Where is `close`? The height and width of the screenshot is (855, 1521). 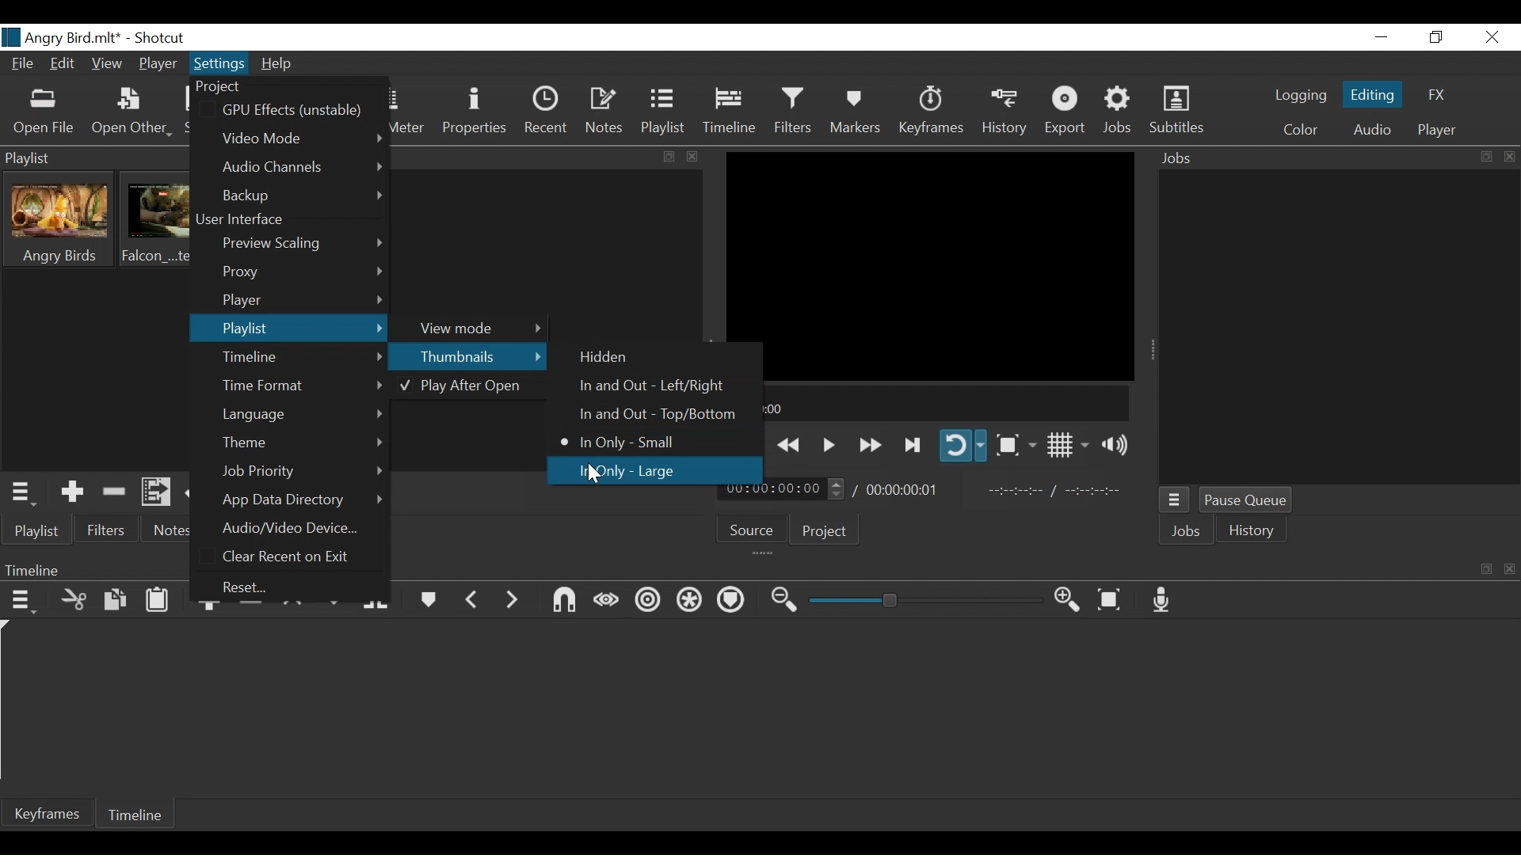 close is located at coordinates (1510, 566).